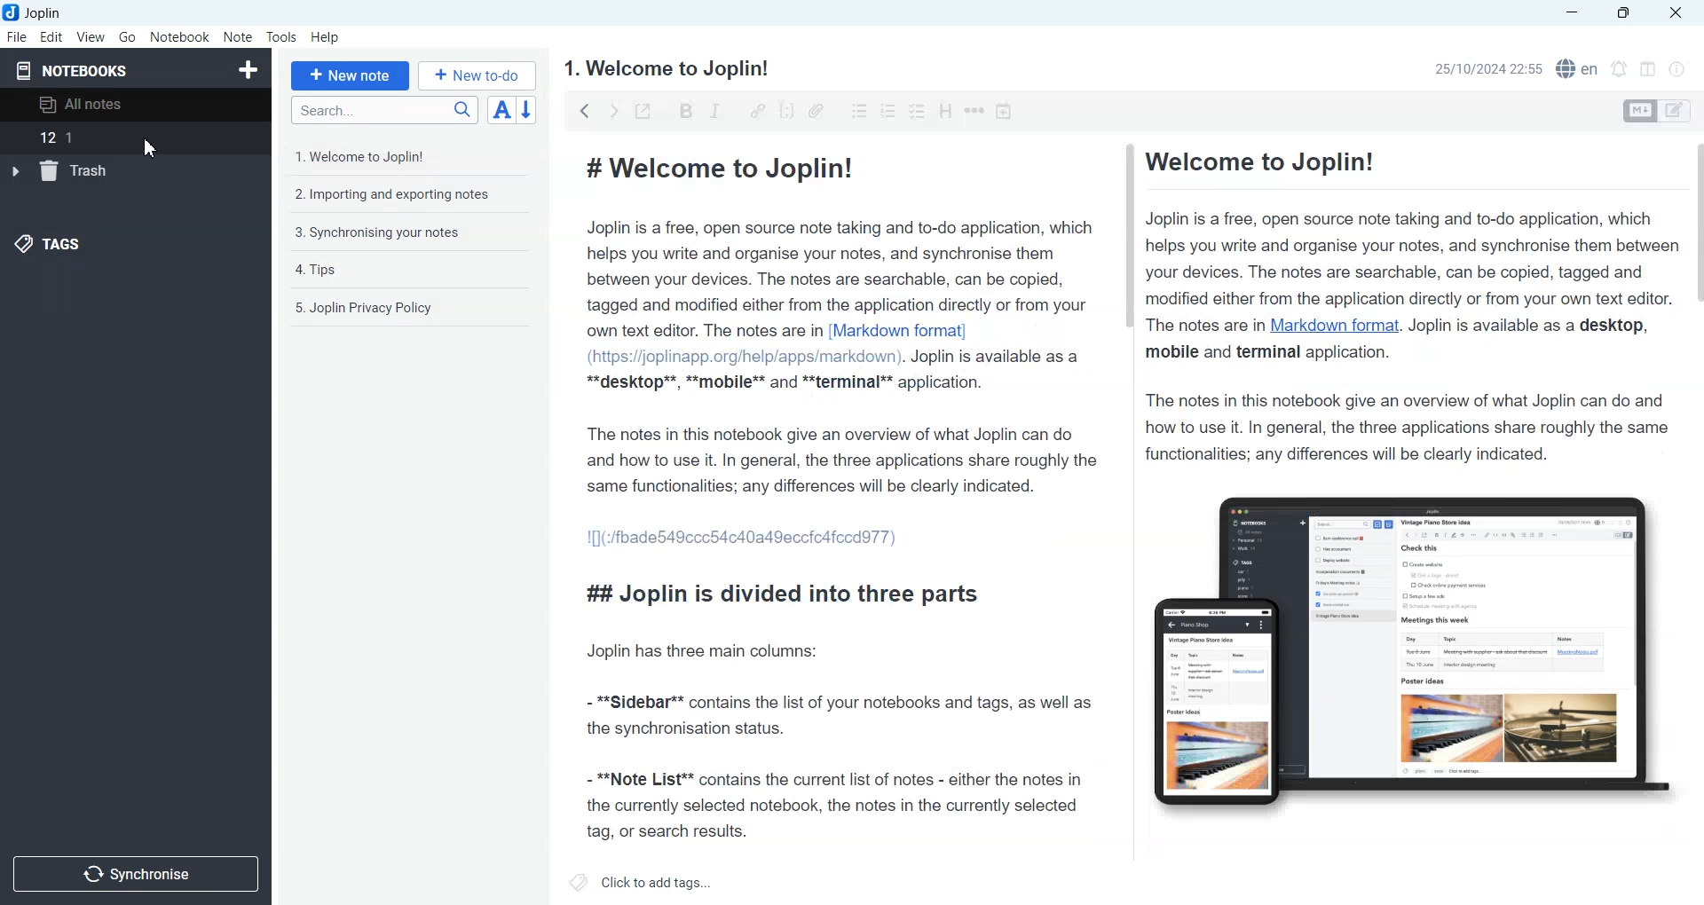 This screenshot has height=905, width=1704. Describe the element at coordinates (1402, 649) in the screenshot. I see `Figure` at that location.